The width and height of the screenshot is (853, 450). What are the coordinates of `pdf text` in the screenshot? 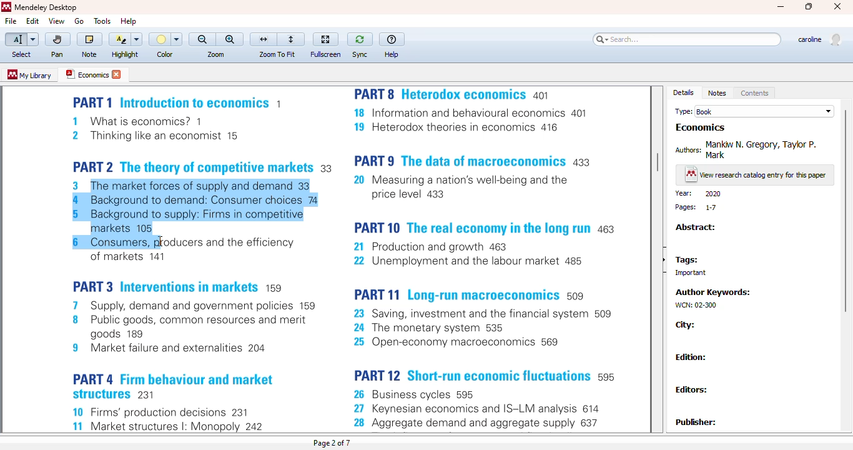 It's located at (345, 261).